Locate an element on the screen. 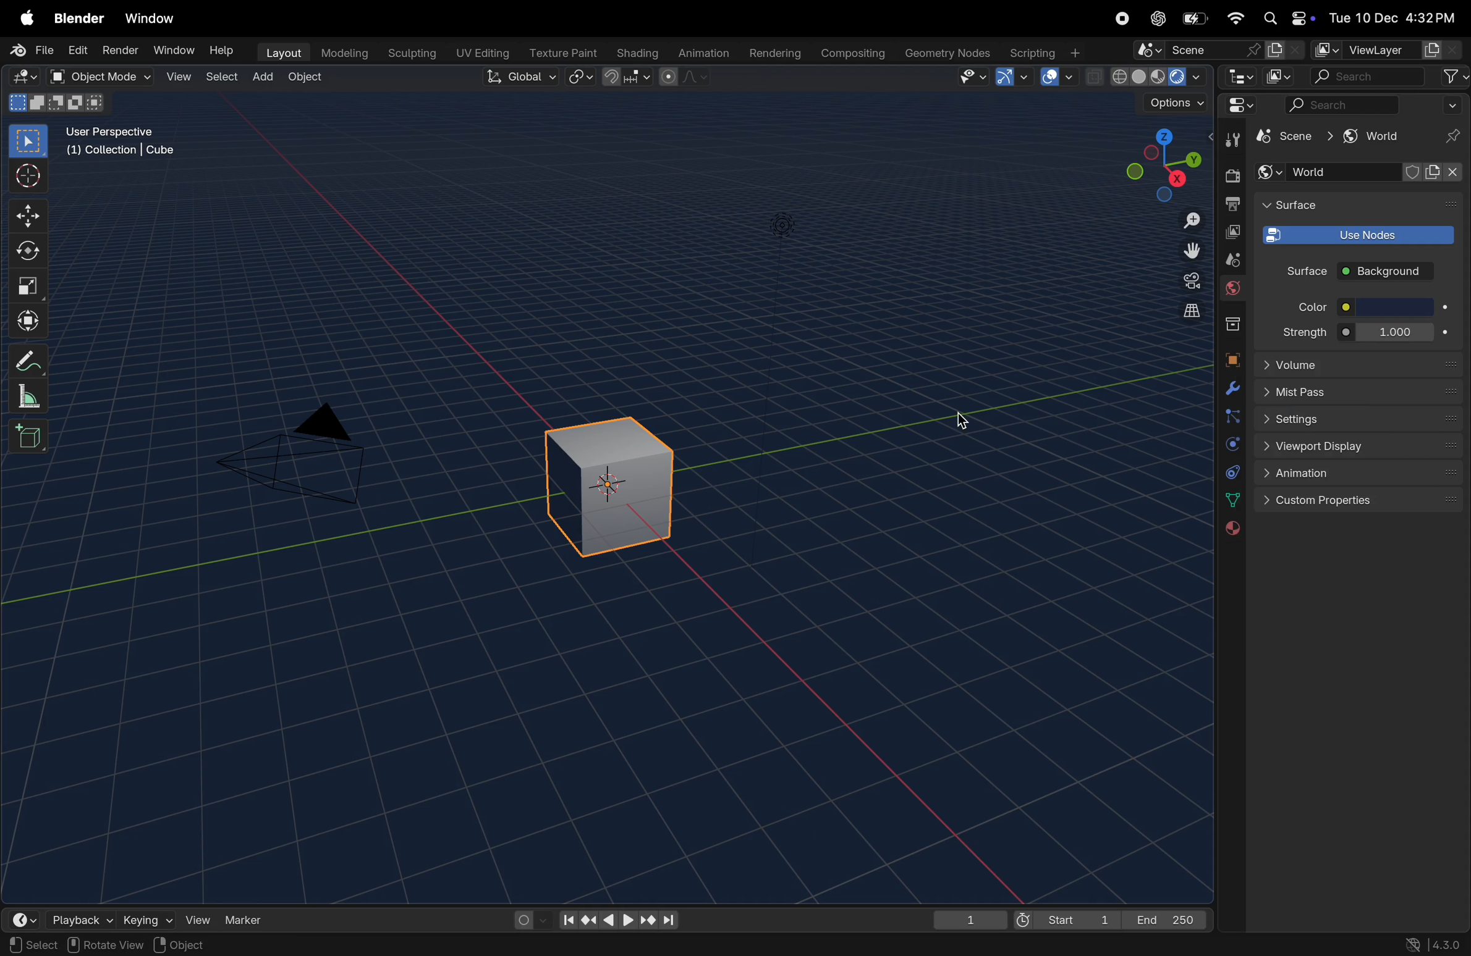 This screenshot has width=1471, height=956. animation is located at coordinates (1363, 474).